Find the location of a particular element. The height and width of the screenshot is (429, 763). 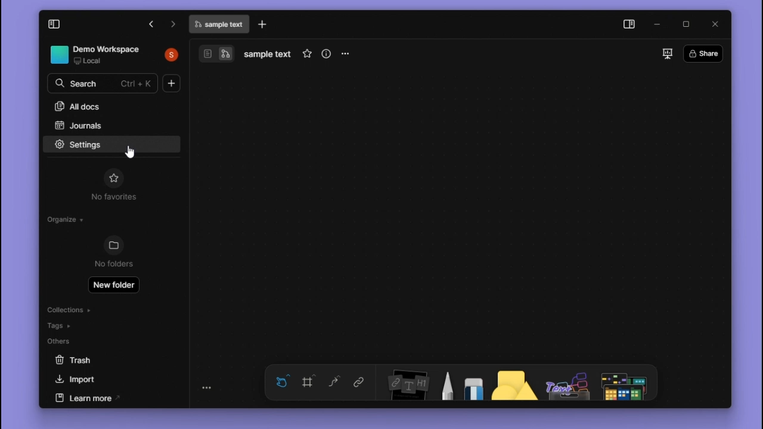

filename text is located at coordinates (218, 24).